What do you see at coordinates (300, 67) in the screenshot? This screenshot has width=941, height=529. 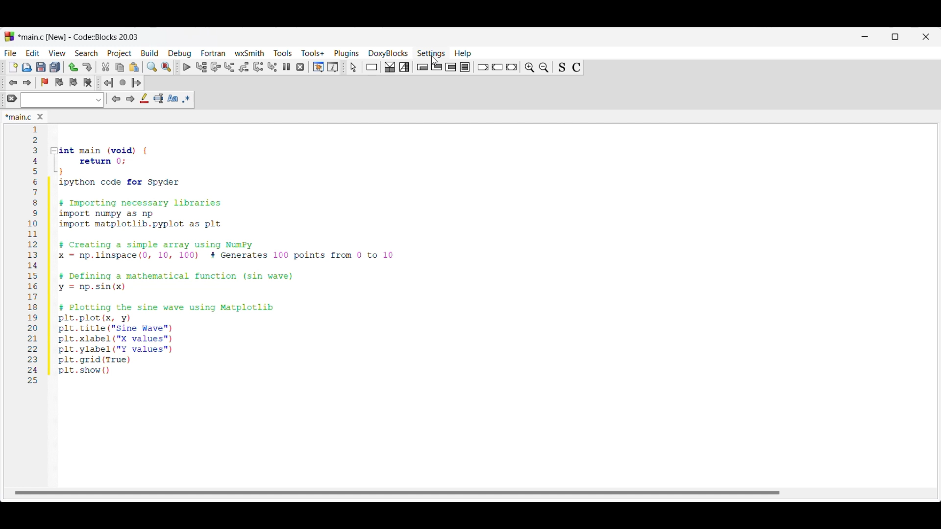 I see `Stop debugger` at bounding box center [300, 67].